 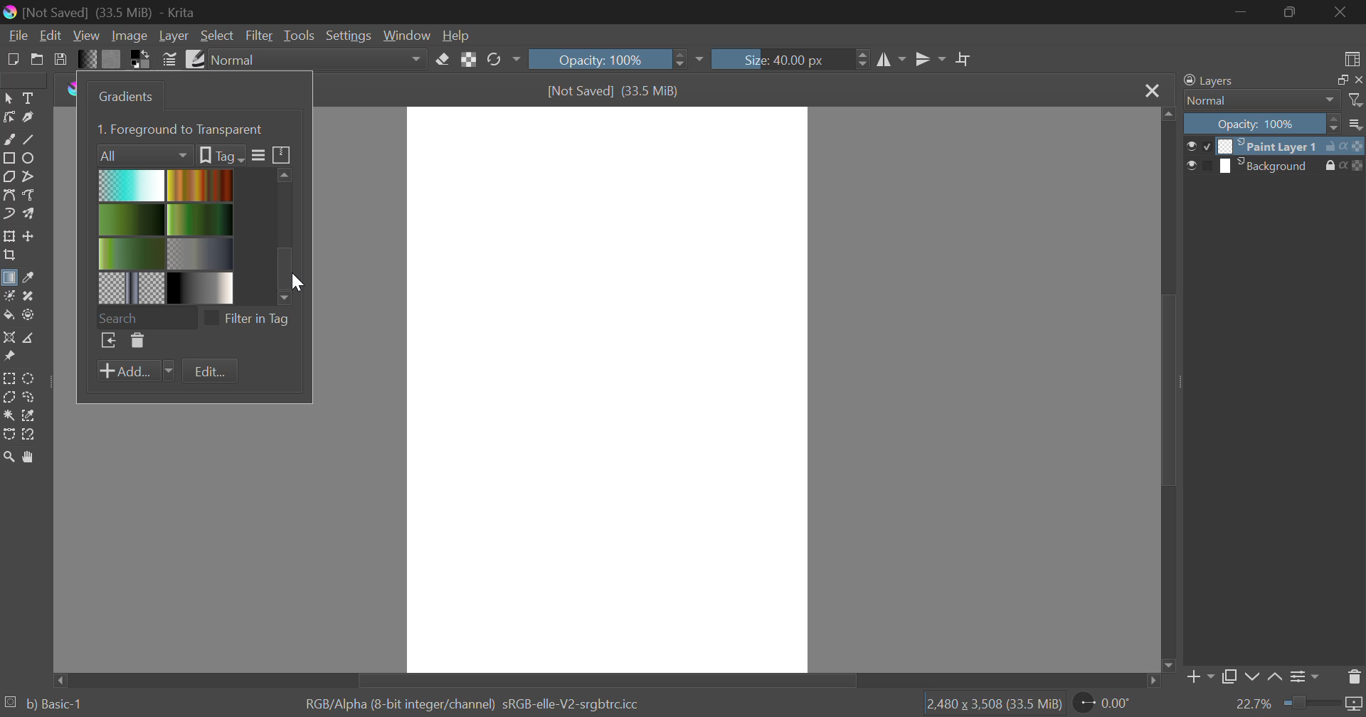 What do you see at coordinates (108, 342) in the screenshot?
I see `Import resource` at bounding box center [108, 342].